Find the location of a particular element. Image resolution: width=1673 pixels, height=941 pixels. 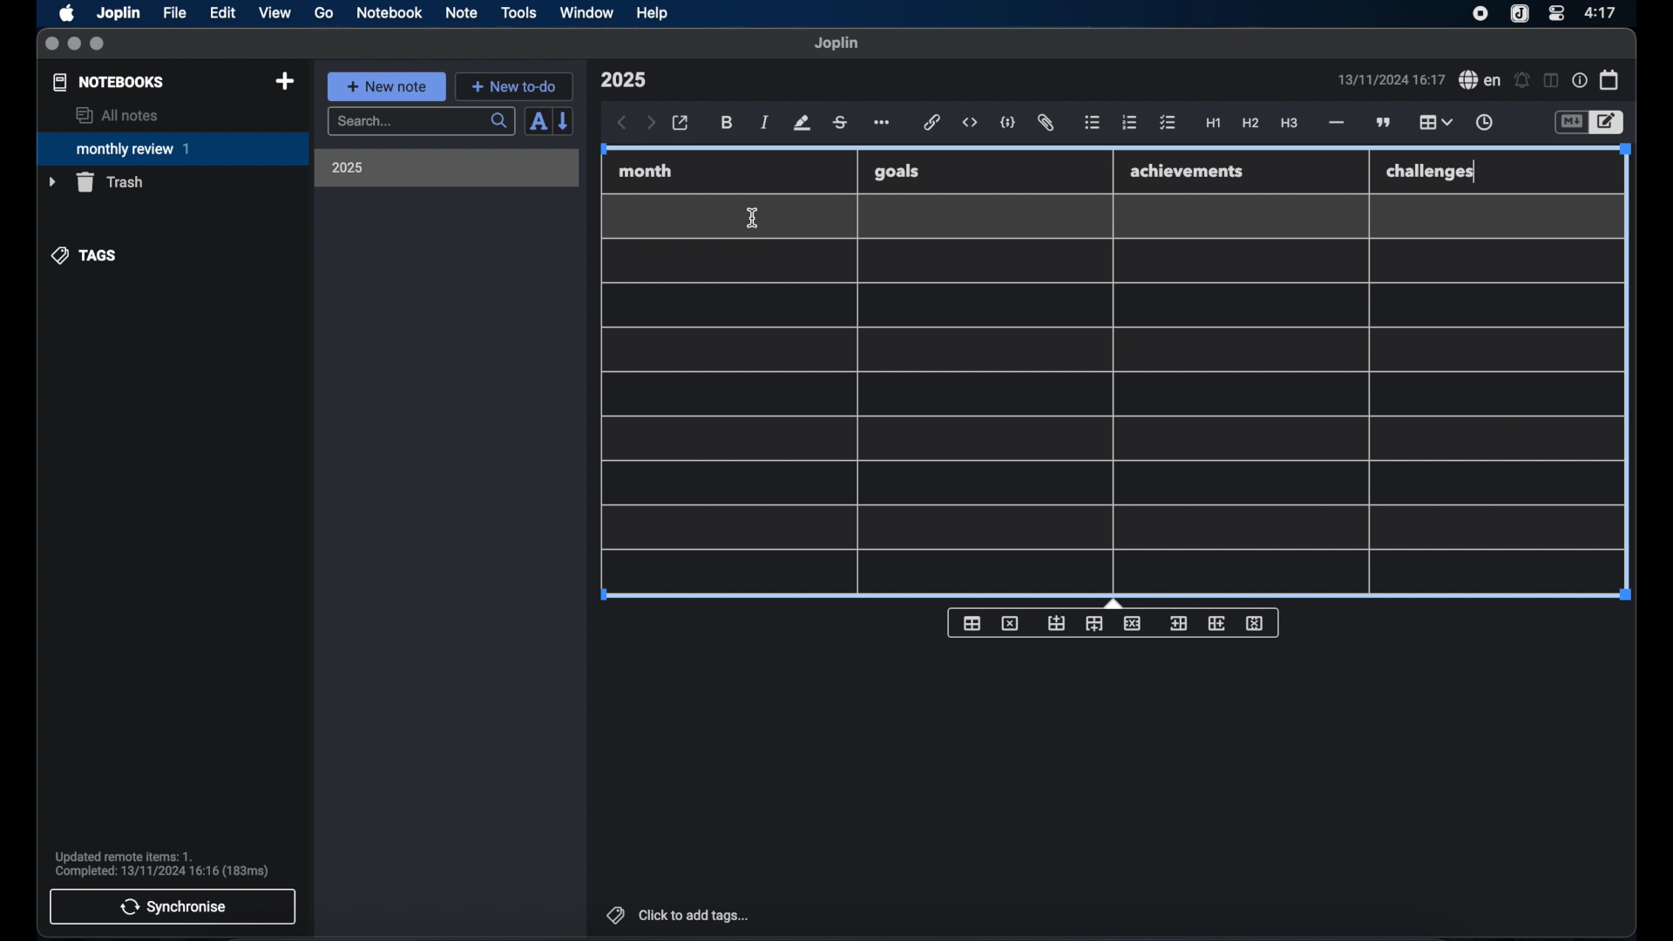

note properties is located at coordinates (1580, 81).